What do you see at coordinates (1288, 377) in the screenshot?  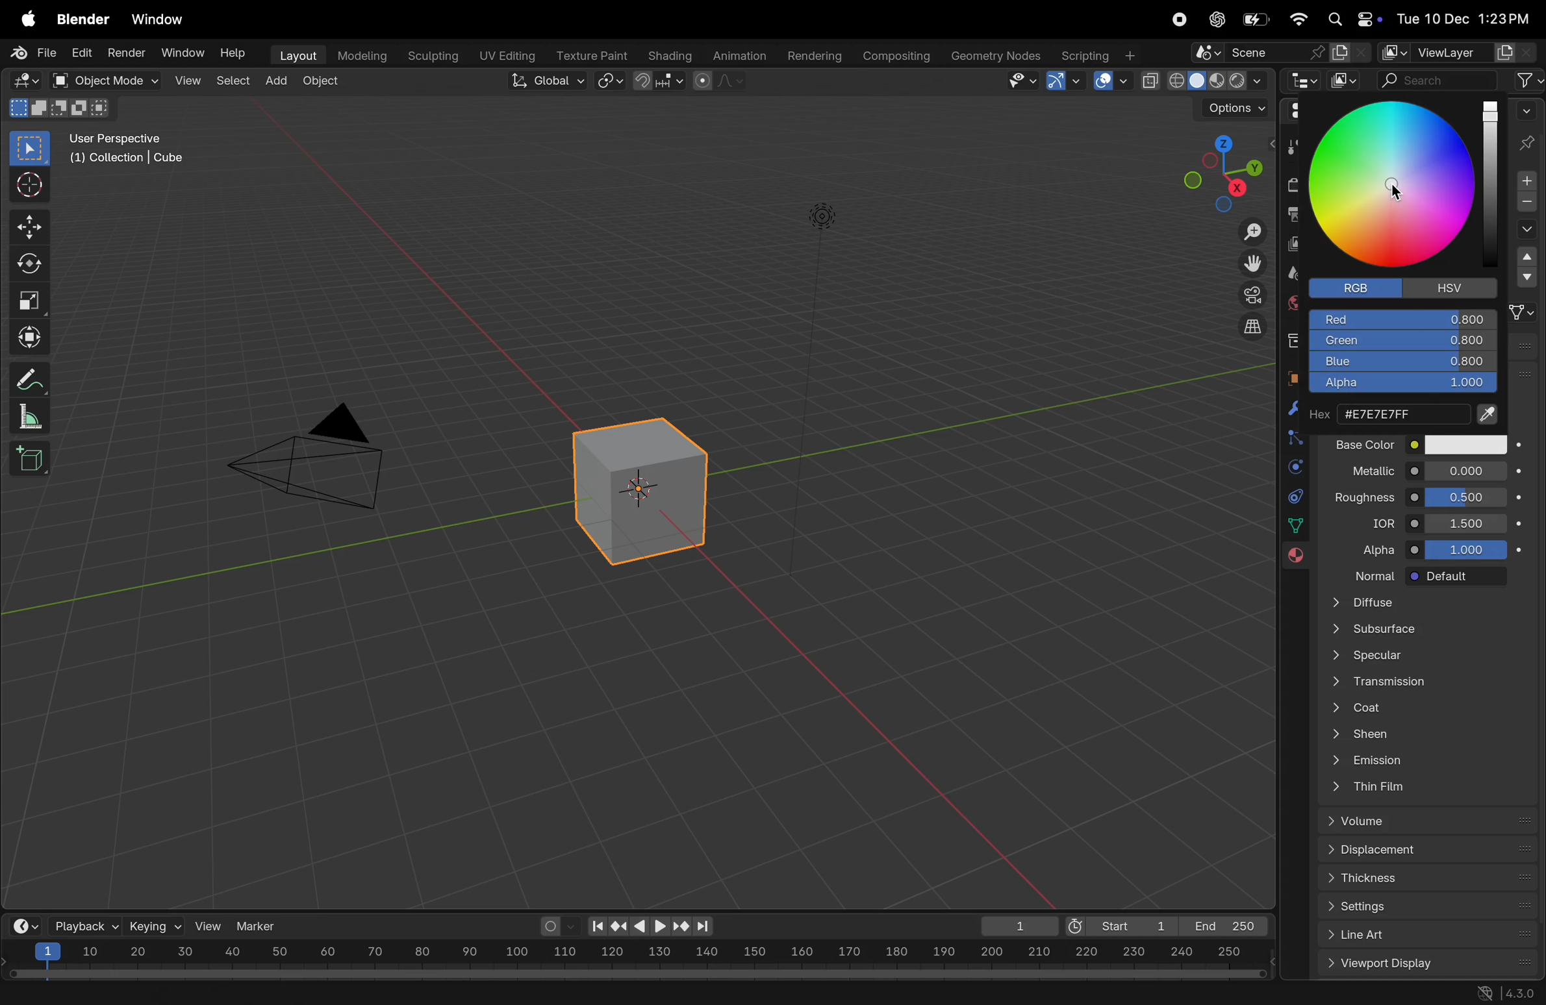 I see `object` at bounding box center [1288, 377].